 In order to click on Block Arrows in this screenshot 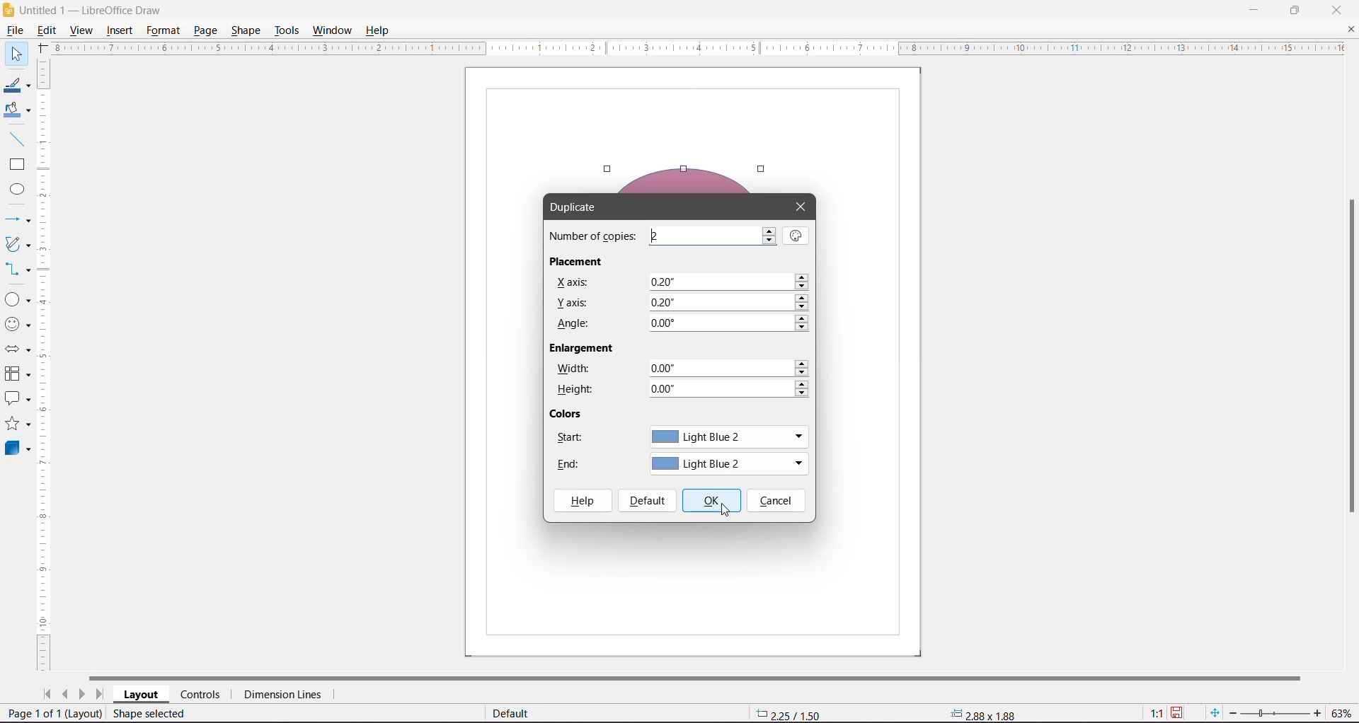, I will do `click(18, 349)`.